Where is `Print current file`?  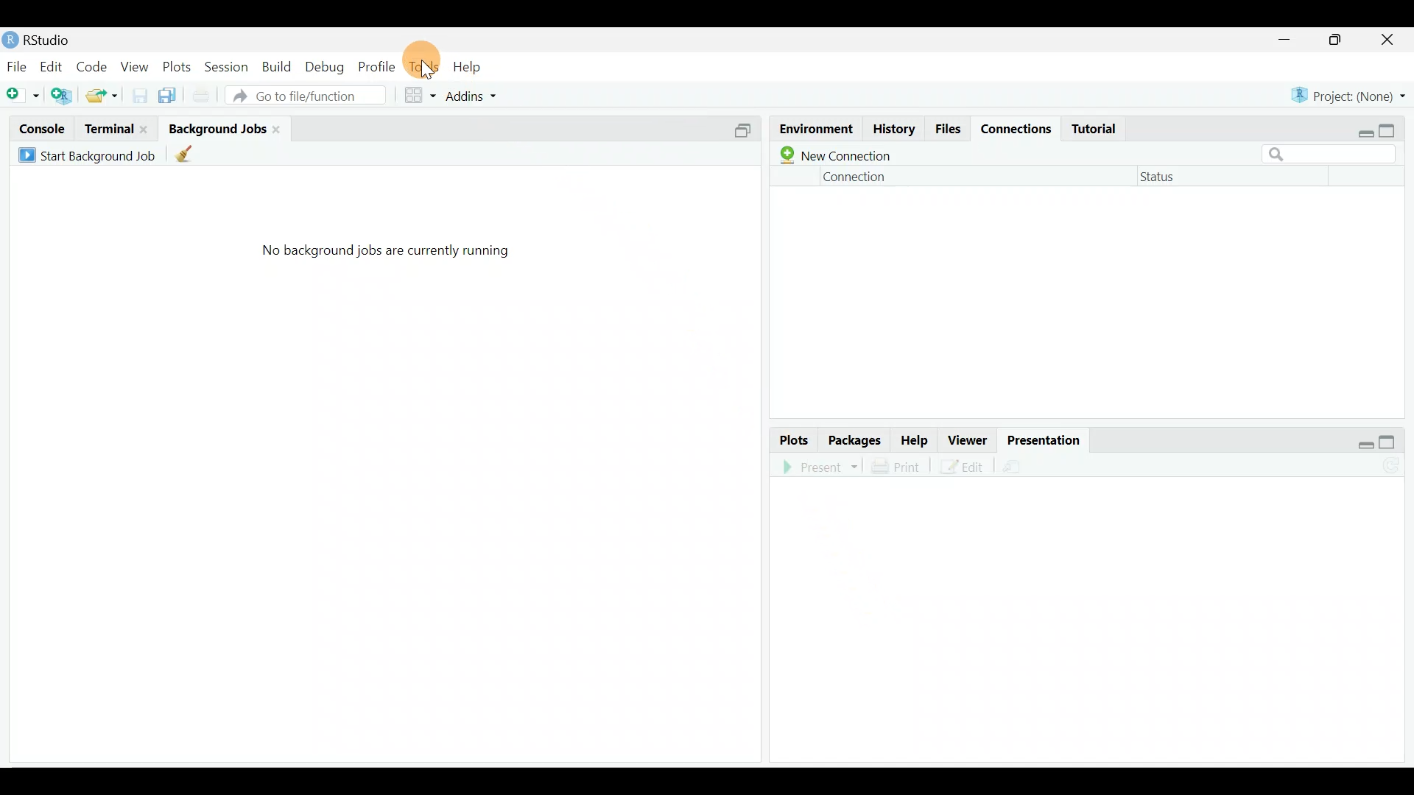
Print current file is located at coordinates (203, 96).